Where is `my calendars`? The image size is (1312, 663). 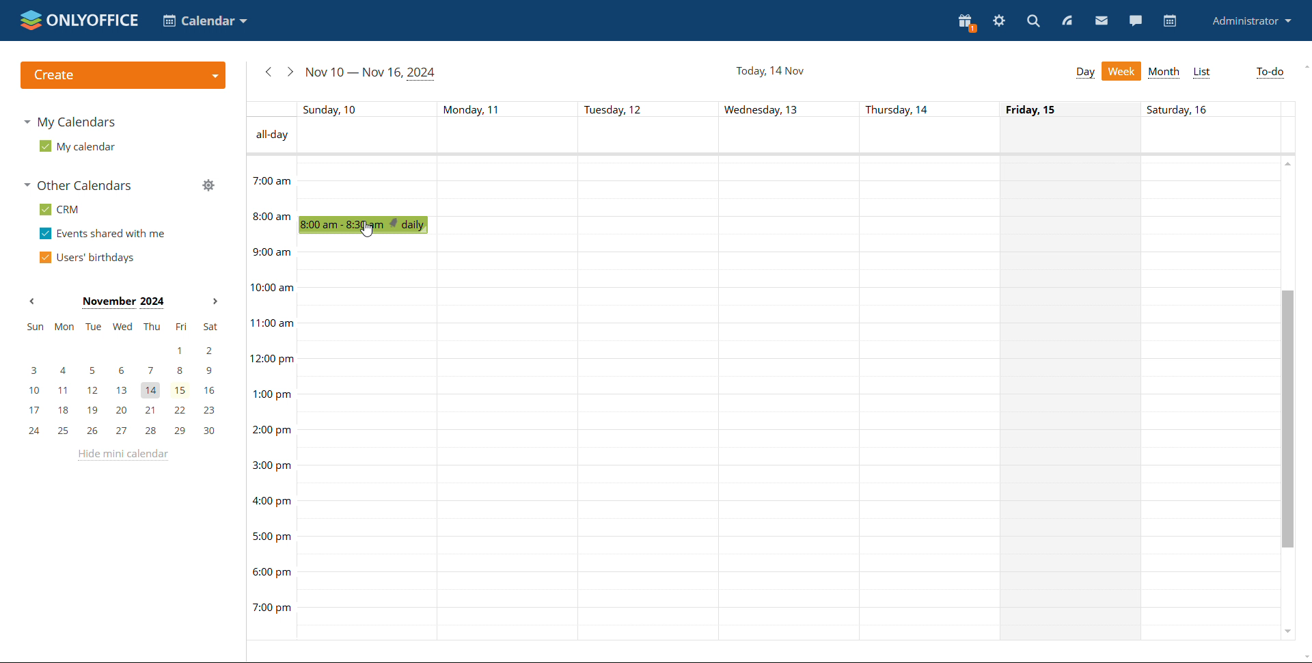
my calendars is located at coordinates (68, 122).